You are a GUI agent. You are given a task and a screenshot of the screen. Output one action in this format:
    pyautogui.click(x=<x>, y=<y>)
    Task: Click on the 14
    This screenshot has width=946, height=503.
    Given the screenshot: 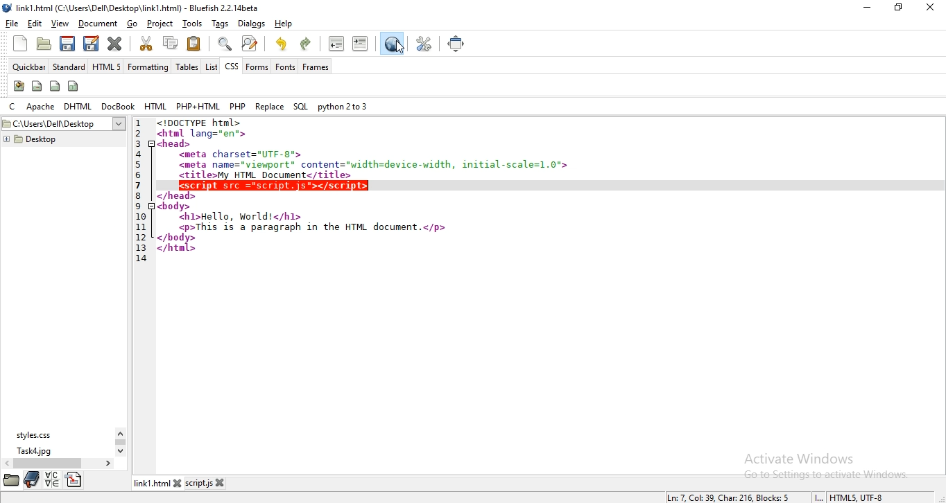 What is the action you would take?
    pyautogui.click(x=141, y=259)
    